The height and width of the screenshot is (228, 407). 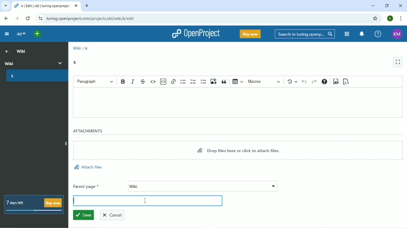 I want to click on turing. openproject.com/projects/dd/wiki/K/edit, so click(x=93, y=20).